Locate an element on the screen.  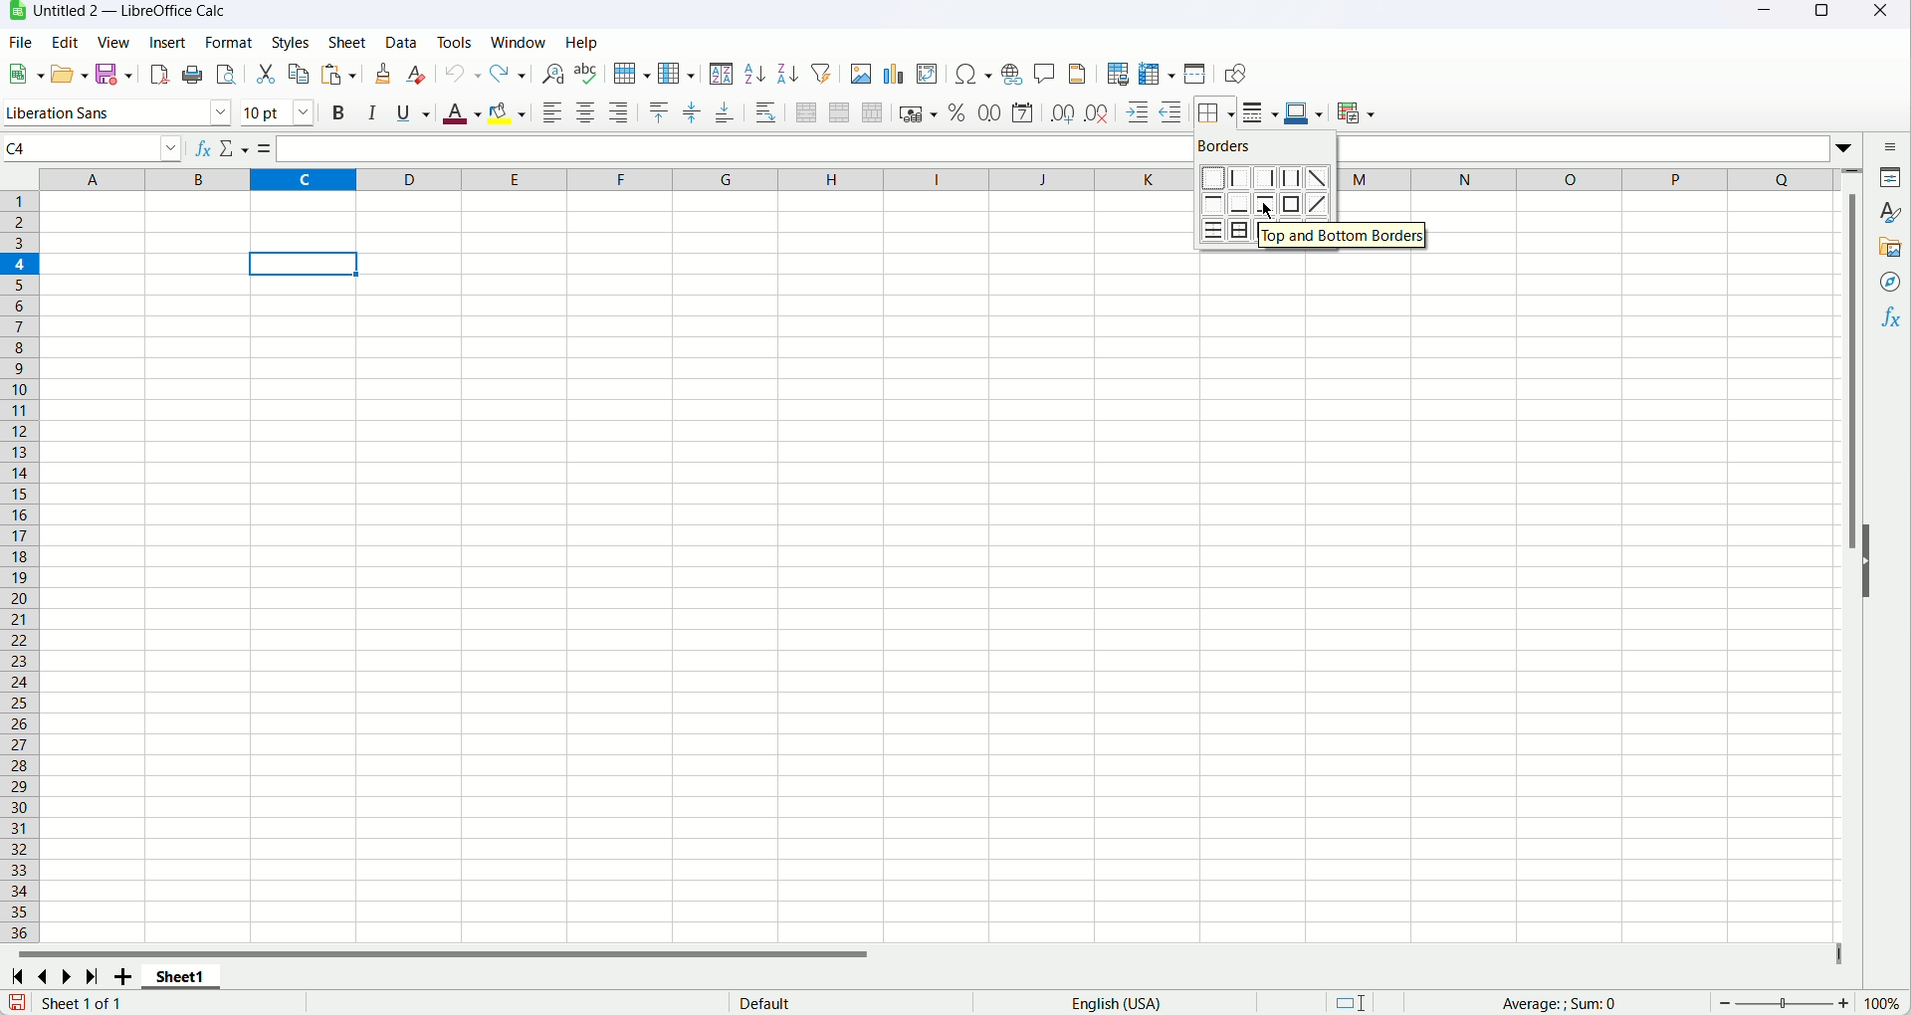
Standard selection is located at coordinates (1349, 1002).